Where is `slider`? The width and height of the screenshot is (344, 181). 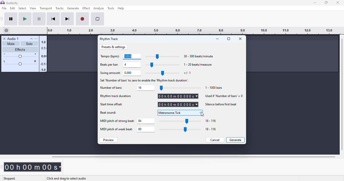 slider is located at coordinates (180, 129).